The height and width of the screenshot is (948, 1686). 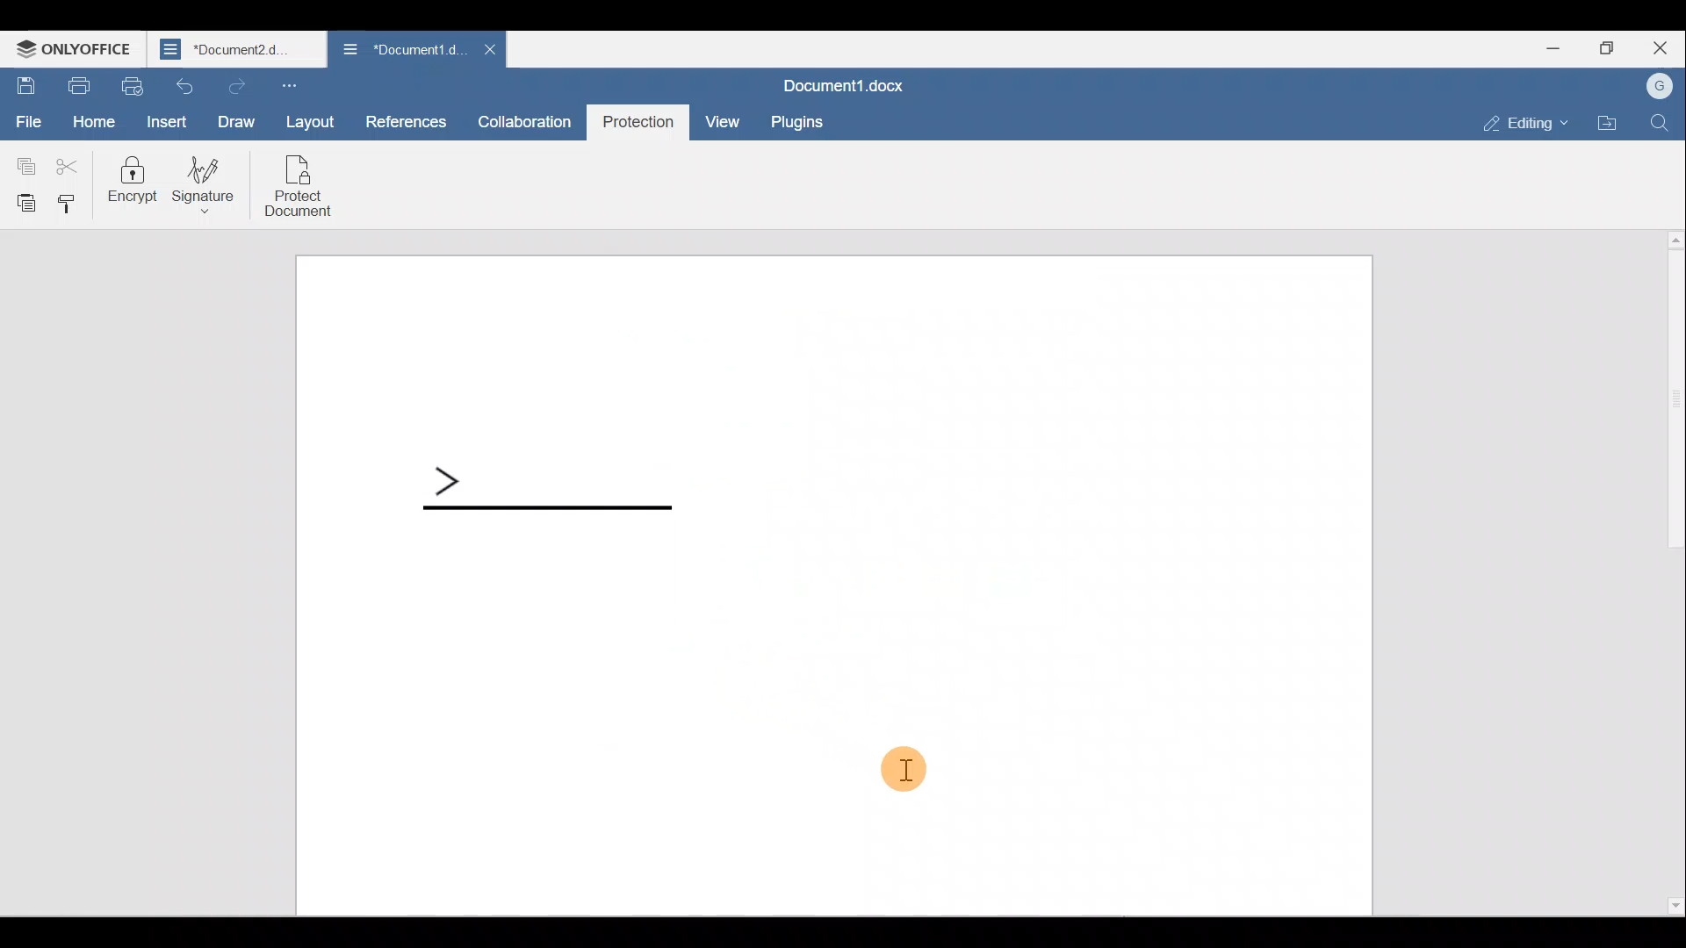 I want to click on Customize quick access toolbar, so click(x=299, y=86).